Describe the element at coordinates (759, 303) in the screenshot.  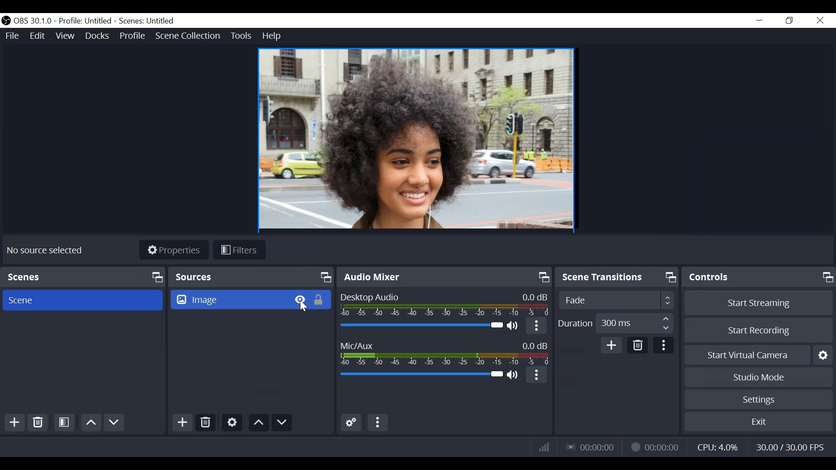
I see `Start Streaming` at that location.